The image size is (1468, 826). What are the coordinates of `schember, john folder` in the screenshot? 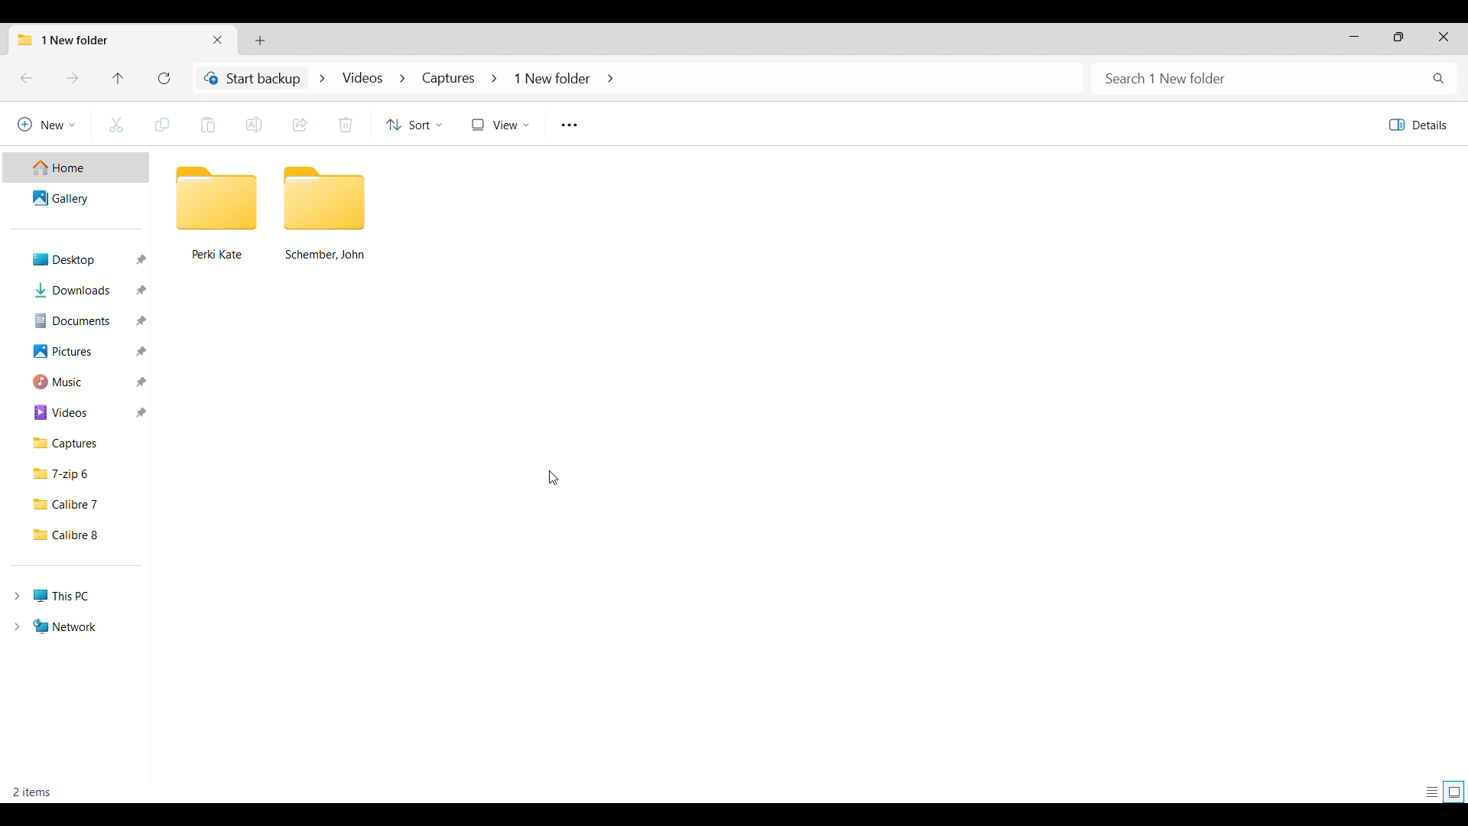 It's located at (326, 215).